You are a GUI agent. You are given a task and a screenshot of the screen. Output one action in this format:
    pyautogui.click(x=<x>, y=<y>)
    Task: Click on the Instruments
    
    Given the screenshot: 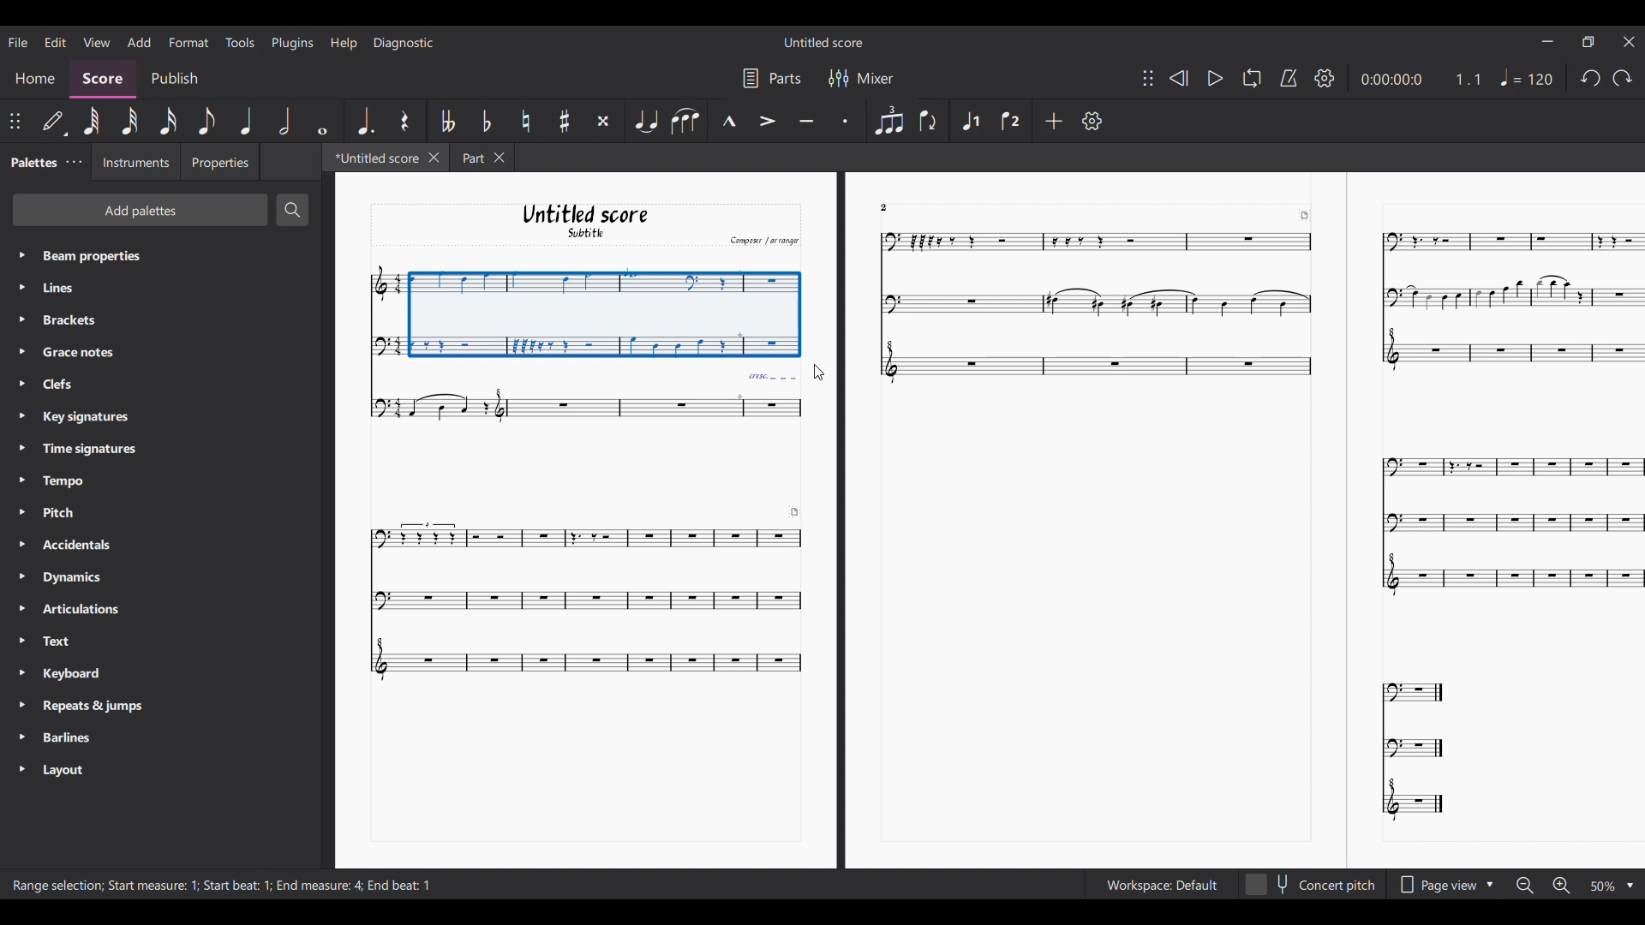 What is the action you would take?
    pyautogui.click(x=135, y=163)
    